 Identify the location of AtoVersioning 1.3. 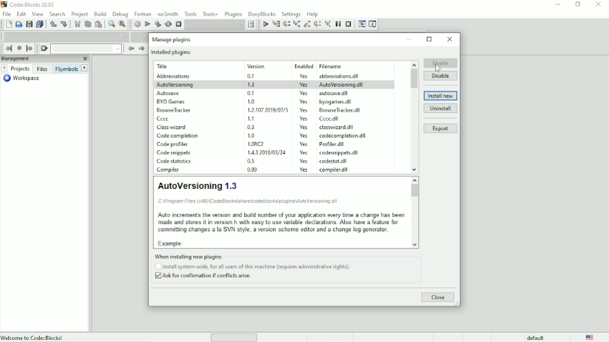
(280, 212).